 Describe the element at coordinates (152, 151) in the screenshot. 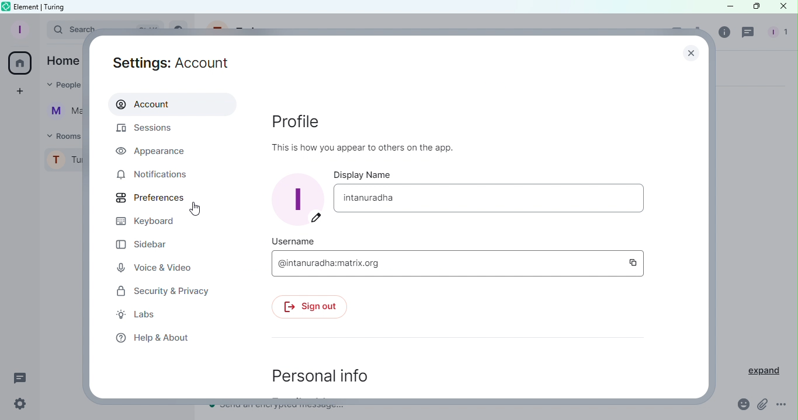

I see `Appearance` at that location.